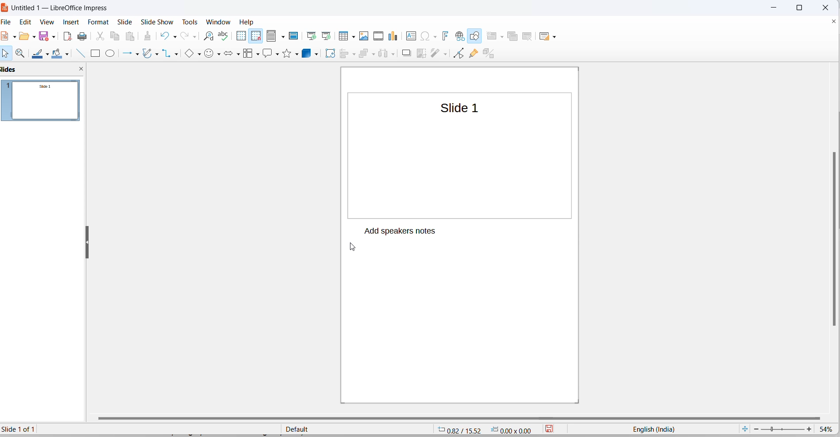 The width and height of the screenshot is (840, 437). Describe the element at coordinates (344, 55) in the screenshot. I see `align` at that location.